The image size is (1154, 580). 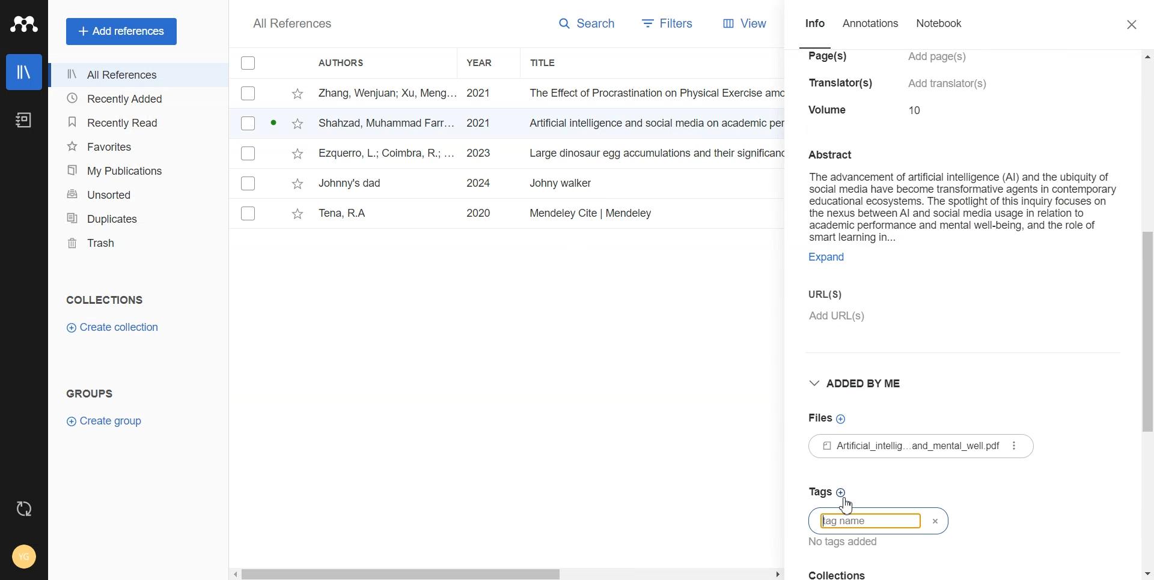 I want to click on Vertical scroll bar, so click(x=1147, y=314).